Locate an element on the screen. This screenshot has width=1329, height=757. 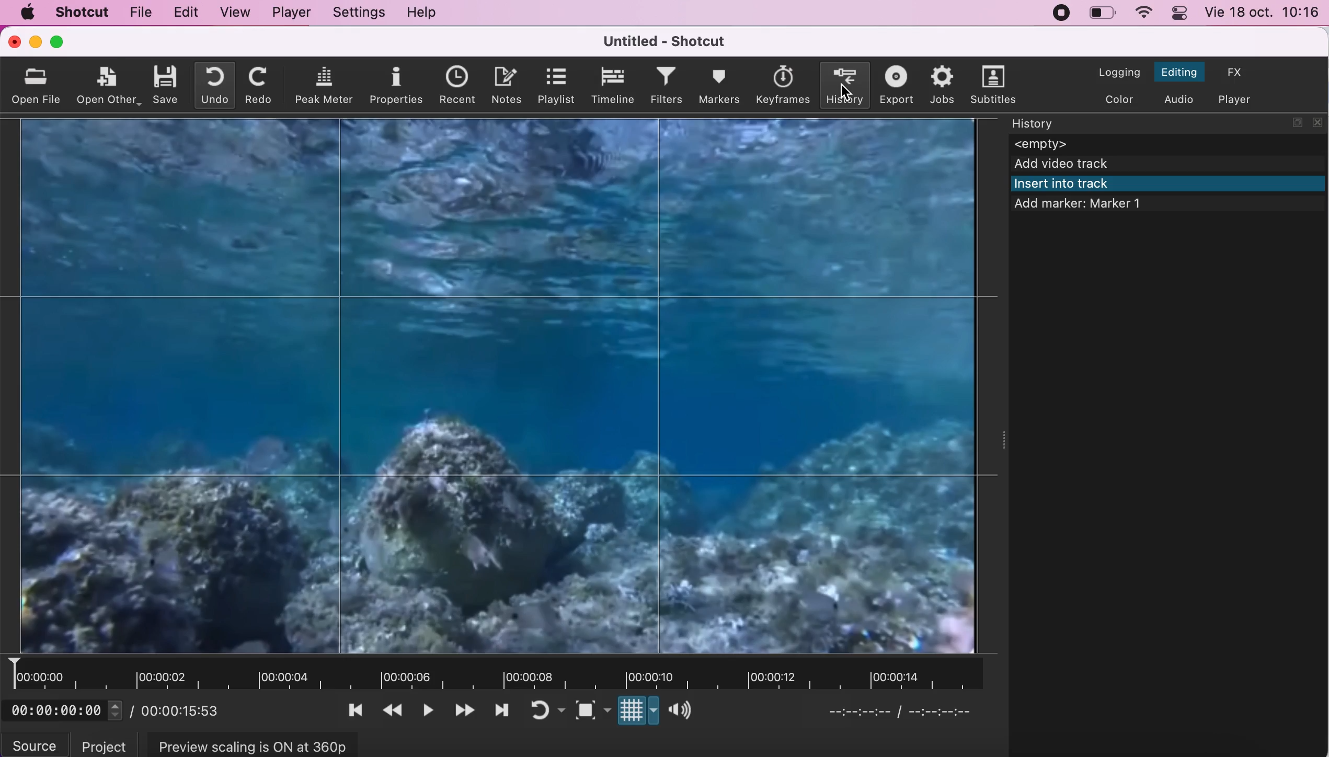
add video track is located at coordinates (1168, 165).